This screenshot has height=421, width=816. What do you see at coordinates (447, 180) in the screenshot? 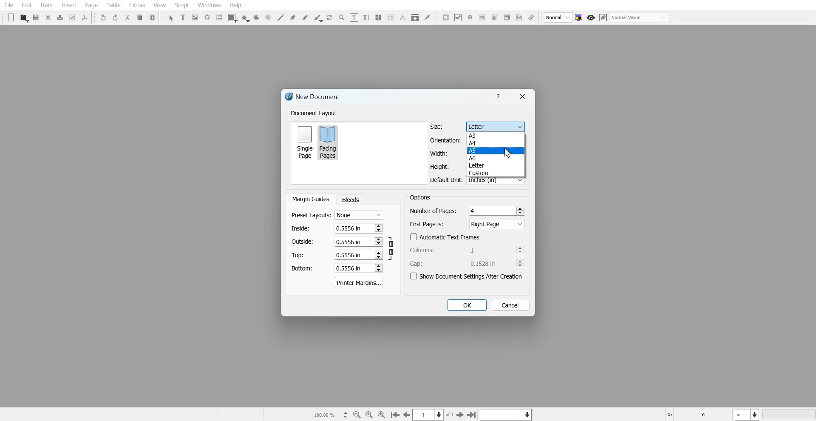
I see `Default Unit in Inches` at bounding box center [447, 180].